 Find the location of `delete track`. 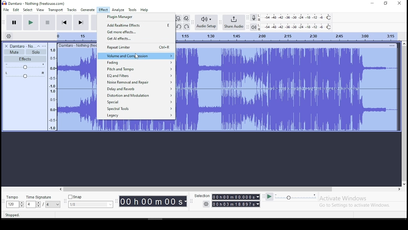

delete track is located at coordinates (5, 46).